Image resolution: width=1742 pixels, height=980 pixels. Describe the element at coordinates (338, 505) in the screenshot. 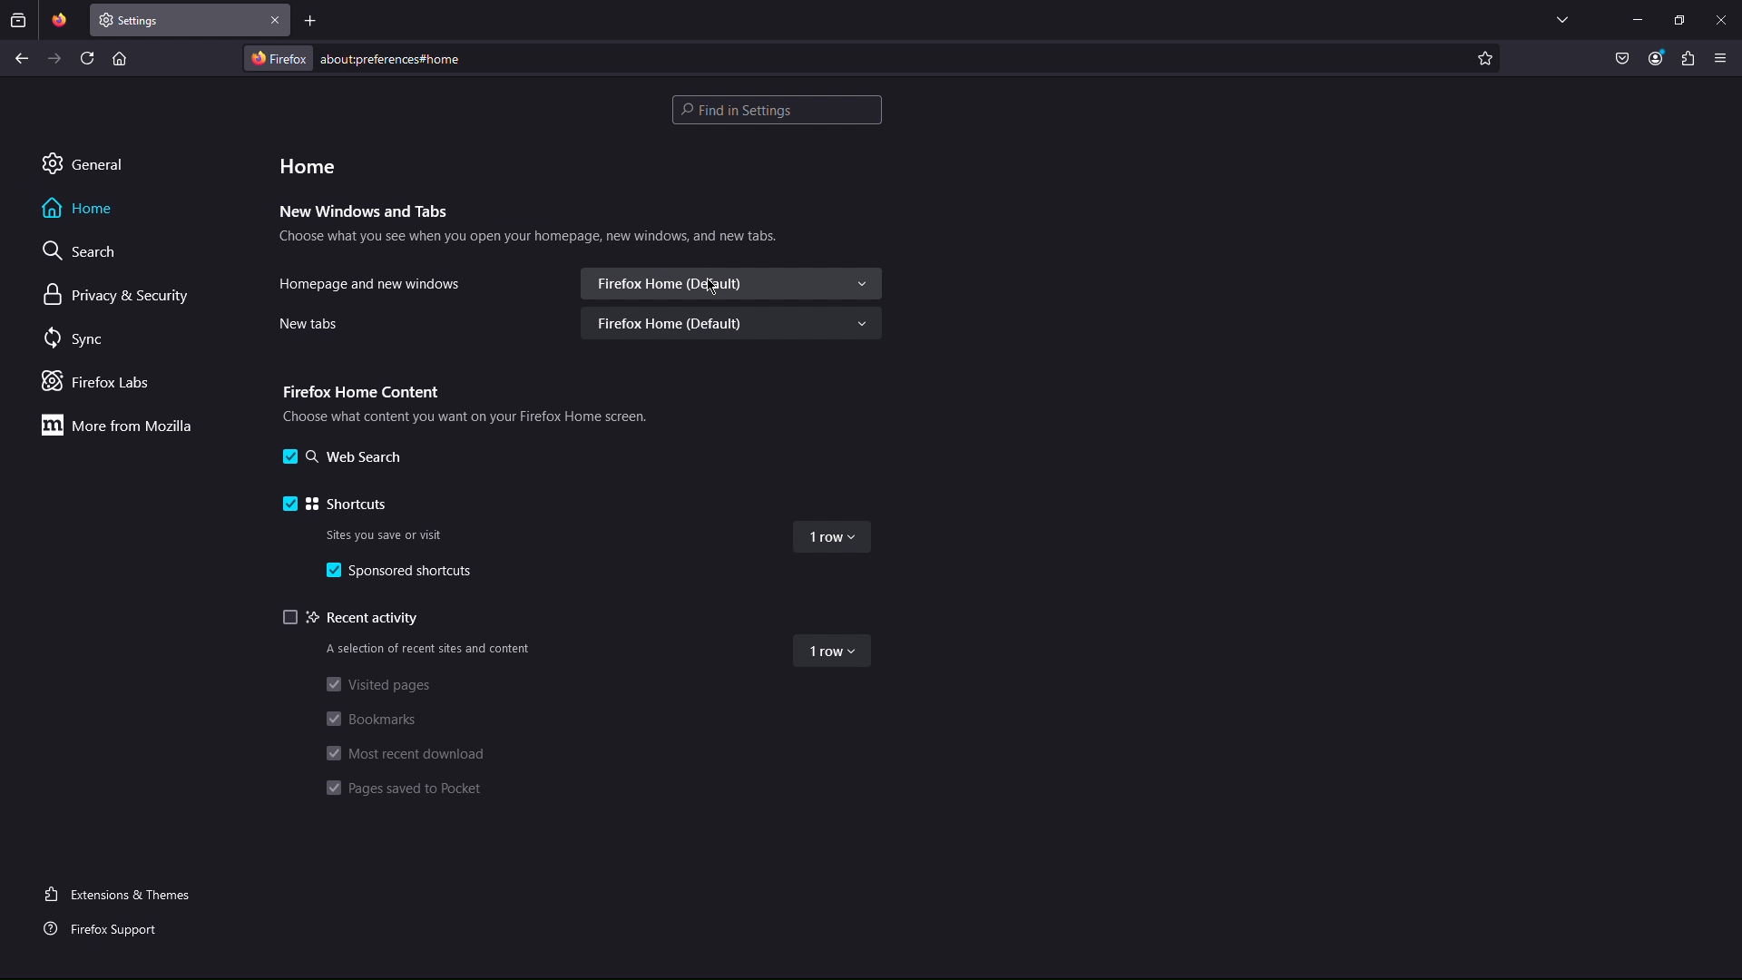

I see `Shortcuts` at that location.